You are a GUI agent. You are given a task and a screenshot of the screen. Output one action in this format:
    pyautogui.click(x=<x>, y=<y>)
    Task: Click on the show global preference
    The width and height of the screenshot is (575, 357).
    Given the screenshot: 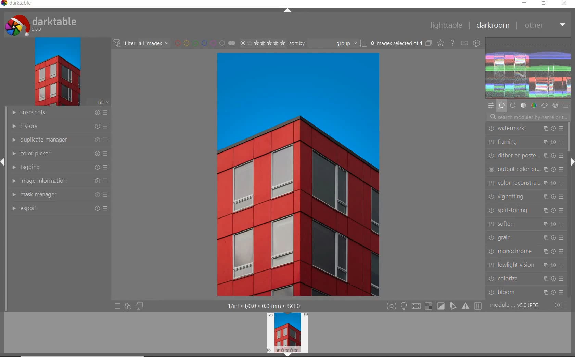 What is the action you would take?
    pyautogui.click(x=477, y=43)
    